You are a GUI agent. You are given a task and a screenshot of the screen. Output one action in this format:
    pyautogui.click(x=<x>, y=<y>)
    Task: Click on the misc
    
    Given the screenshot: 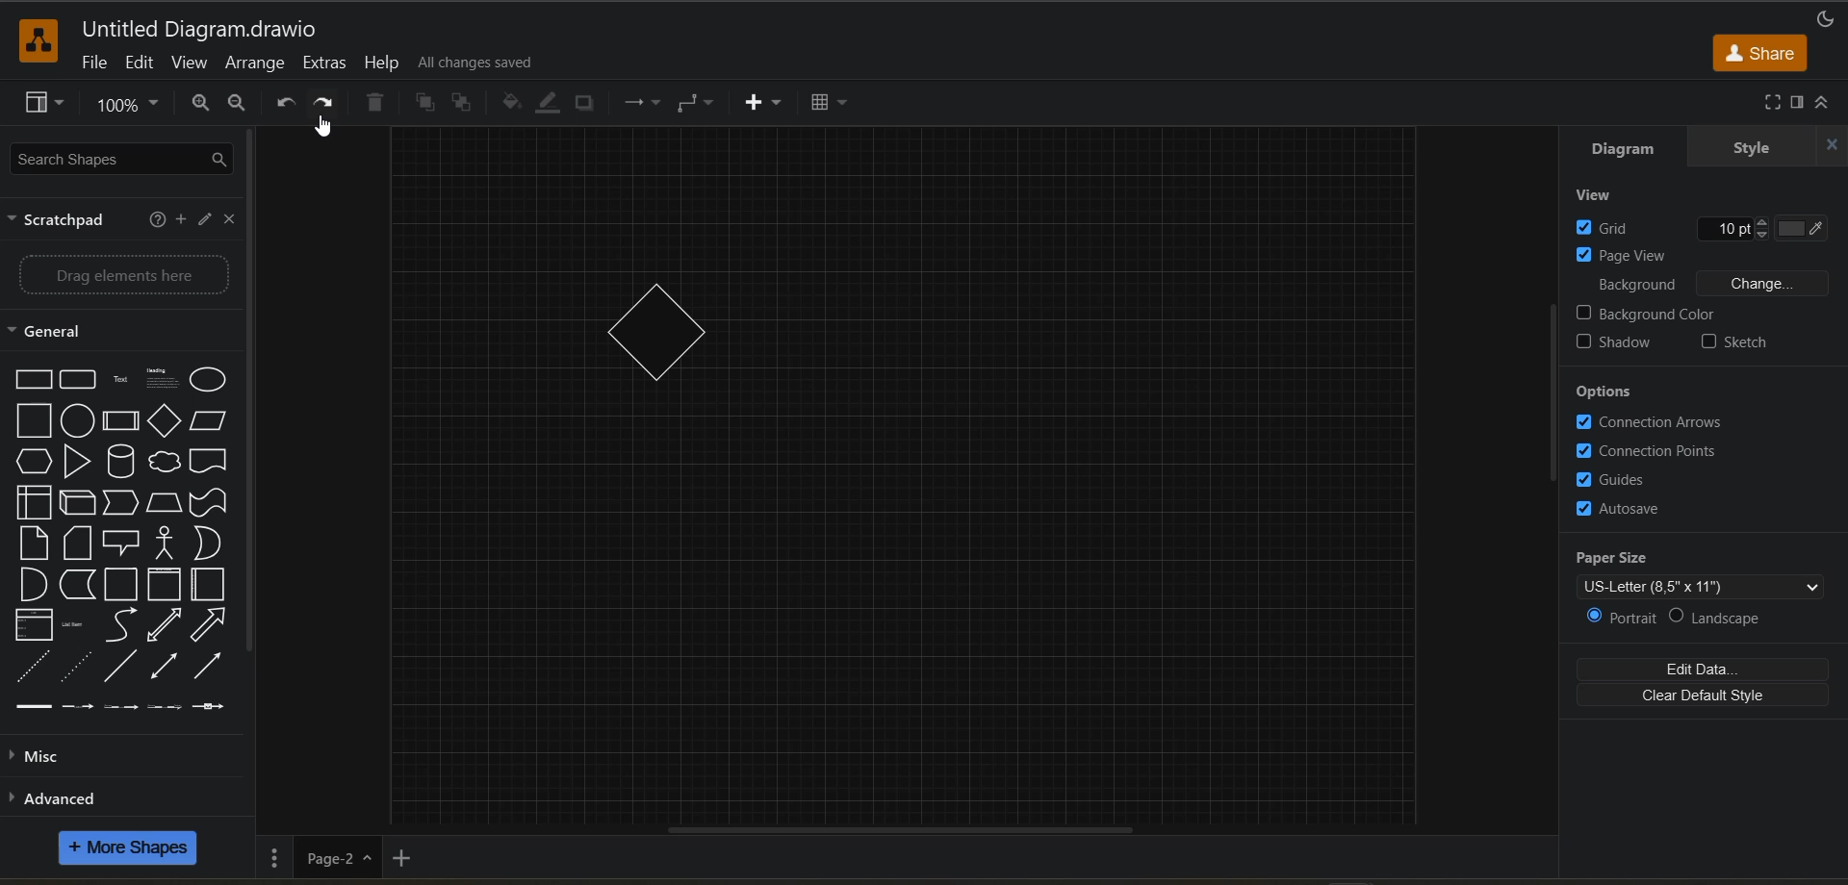 What is the action you would take?
    pyautogui.click(x=38, y=754)
    